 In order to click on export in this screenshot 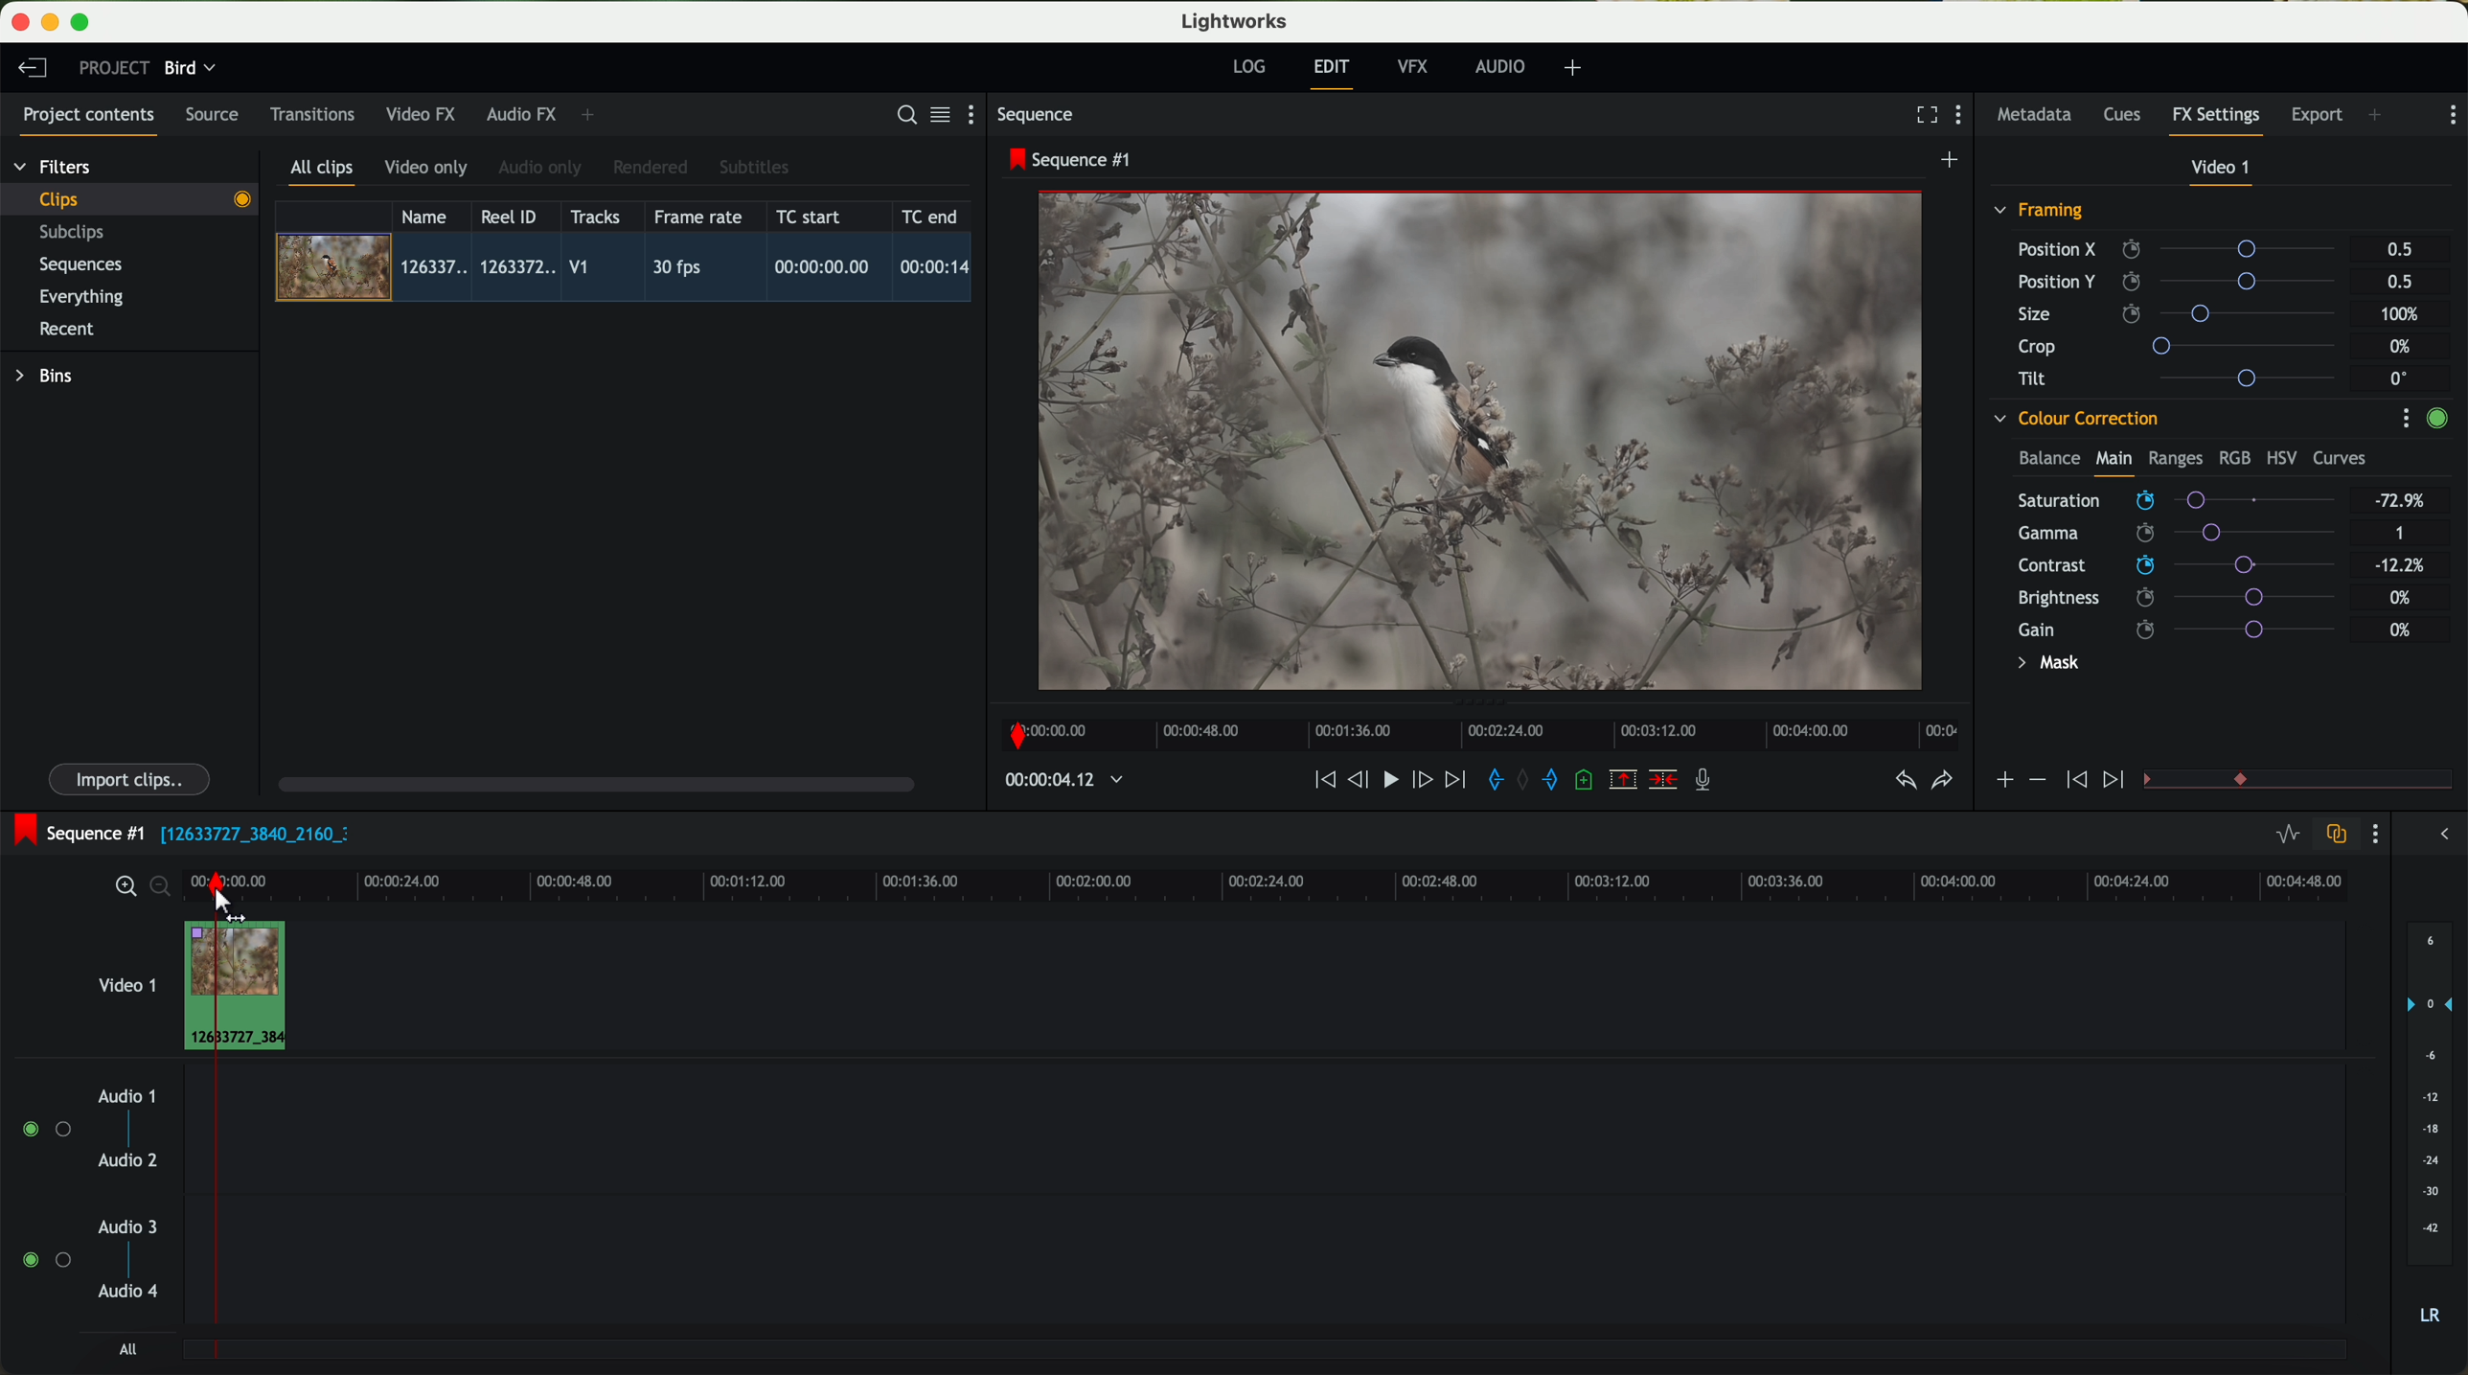, I will do `click(2318, 117)`.